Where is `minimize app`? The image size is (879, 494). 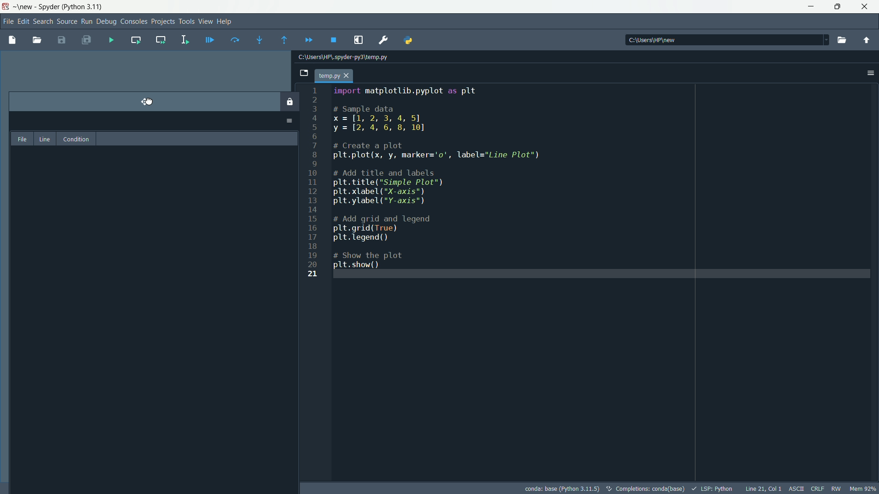
minimize app is located at coordinates (810, 6).